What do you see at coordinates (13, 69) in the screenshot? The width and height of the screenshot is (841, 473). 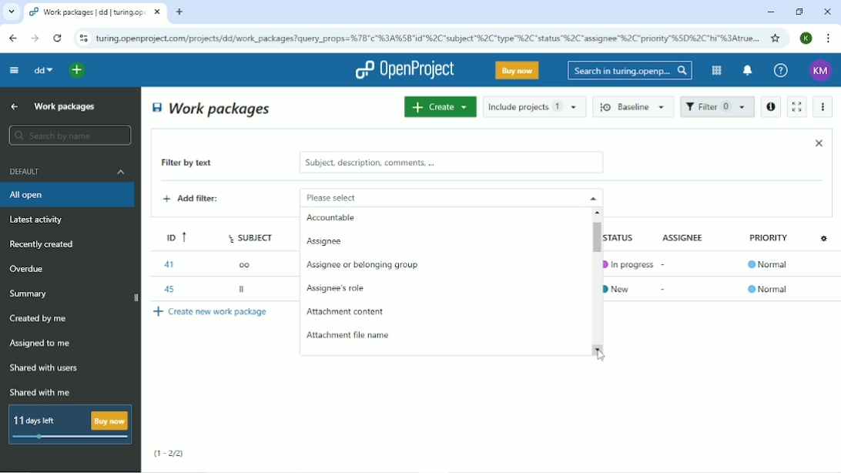 I see `Collapse project menu` at bounding box center [13, 69].